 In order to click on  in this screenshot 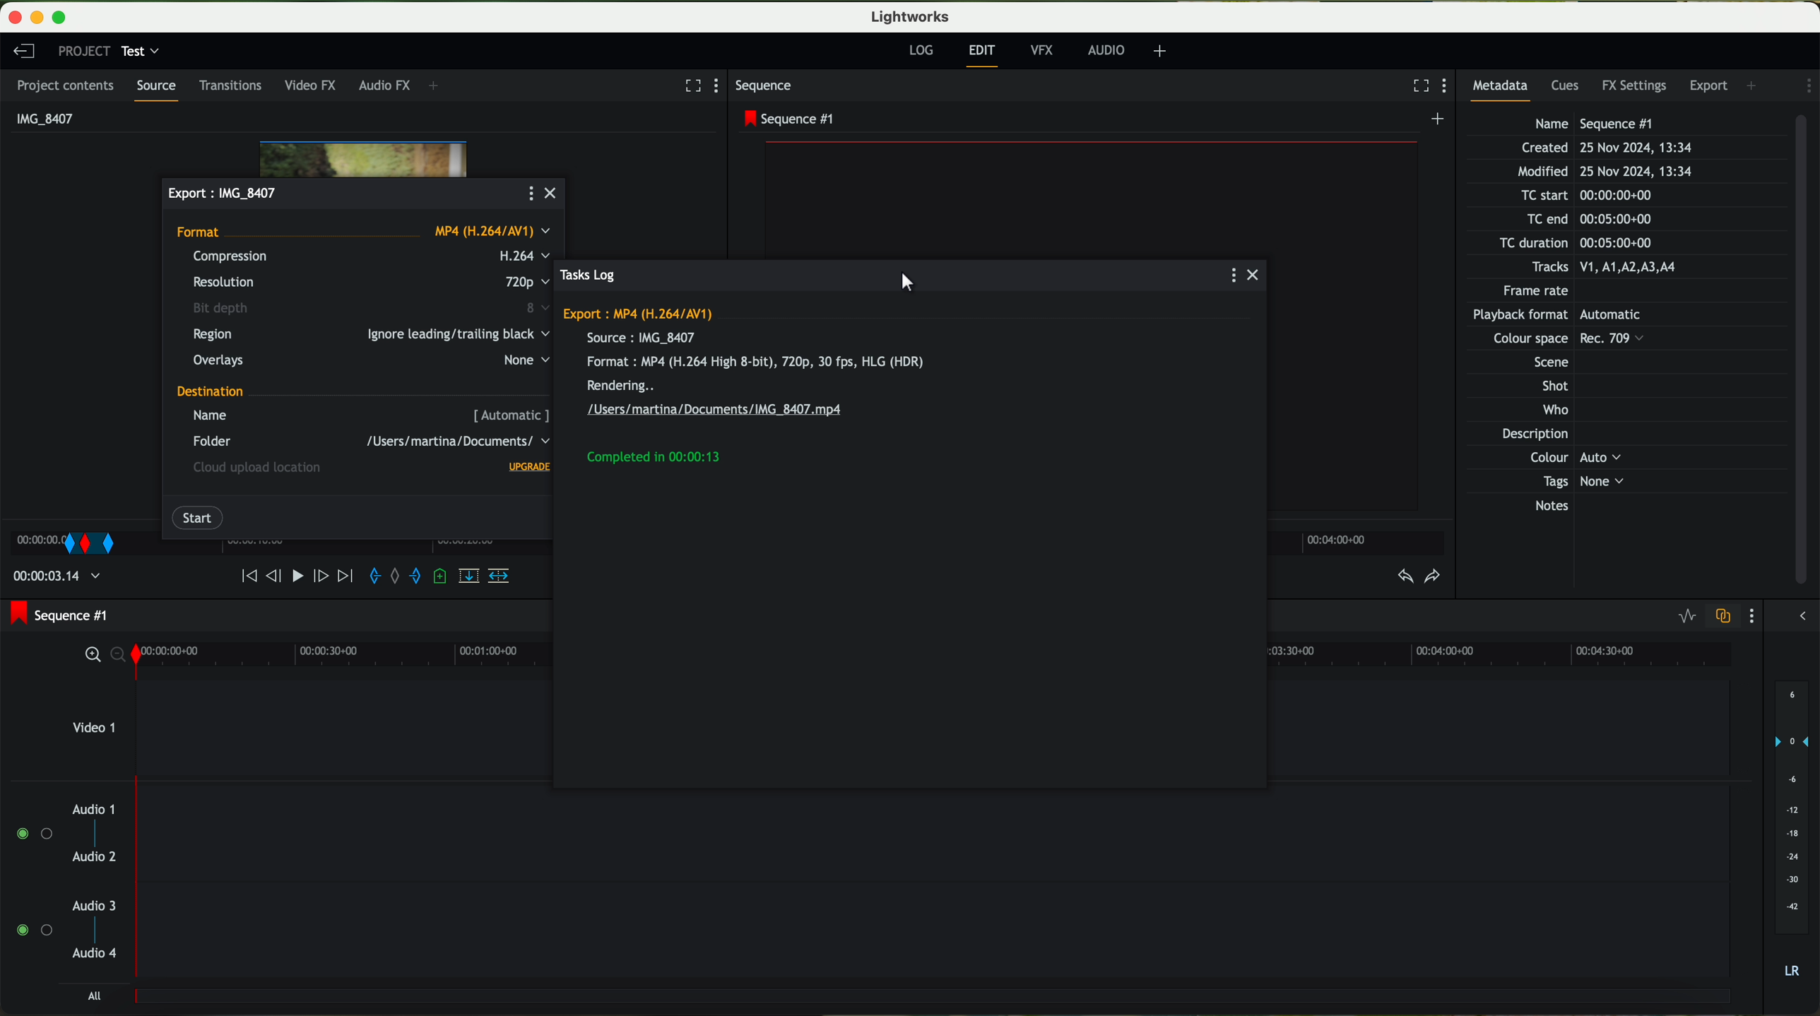, I will do `click(1570, 316)`.